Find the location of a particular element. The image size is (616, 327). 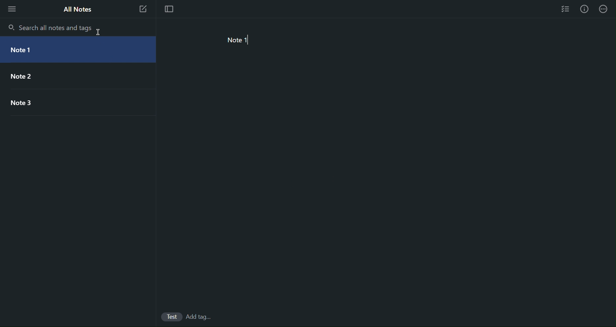

Note 1 is located at coordinates (245, 41).